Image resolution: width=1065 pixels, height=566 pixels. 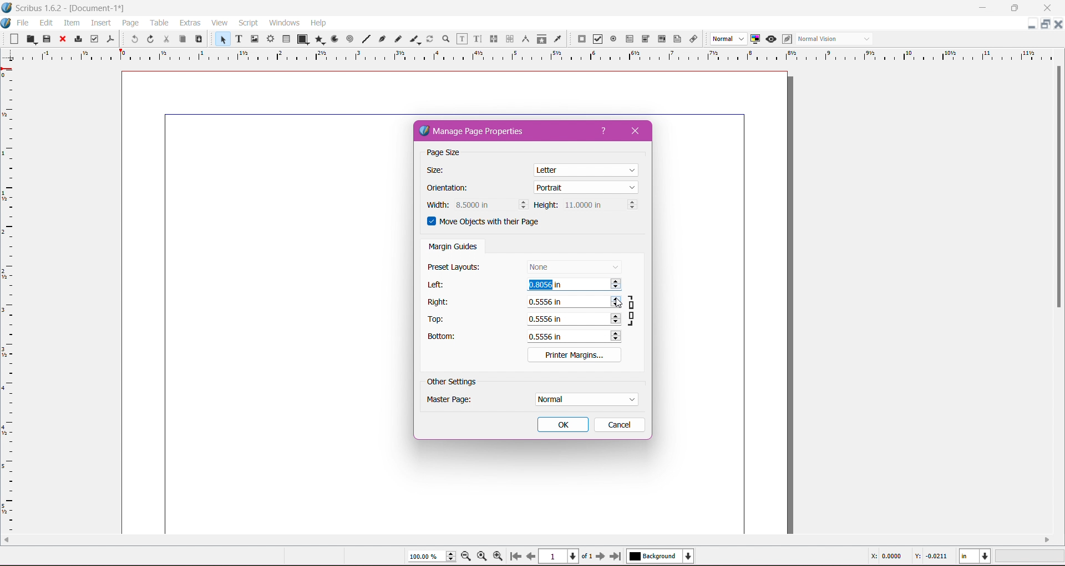 I want to click on Application Name, Version - Document Title, so click(x=74, y=8).